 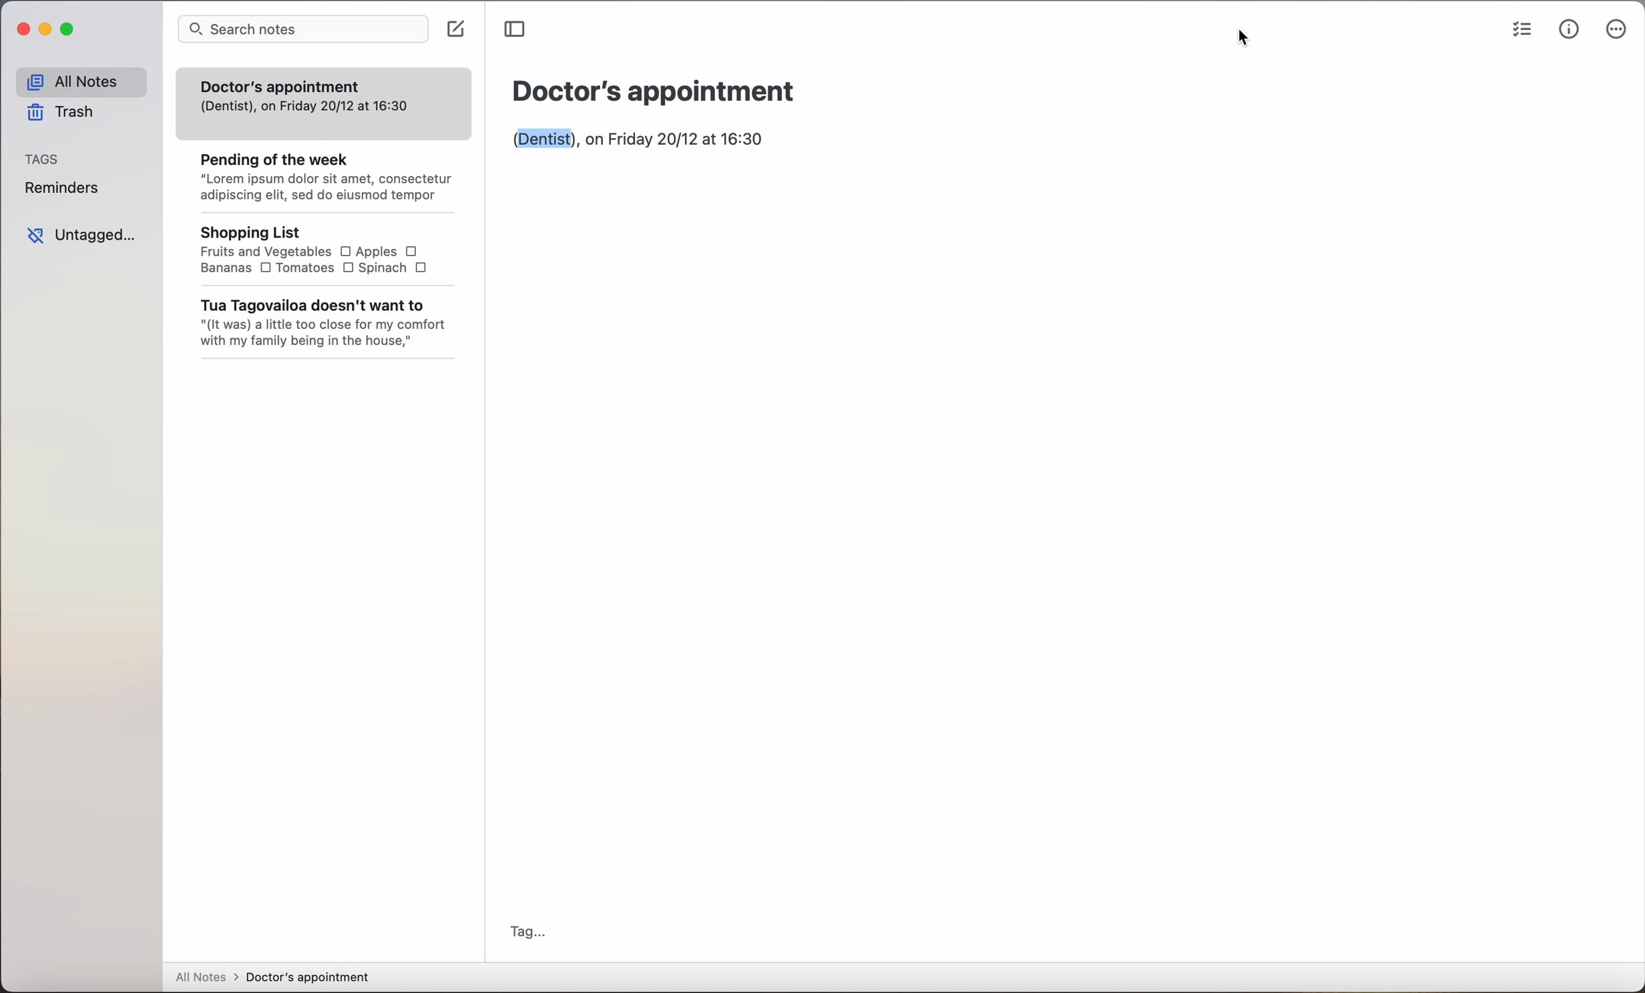 I want to click on reminders, so click(x=63, y=188).